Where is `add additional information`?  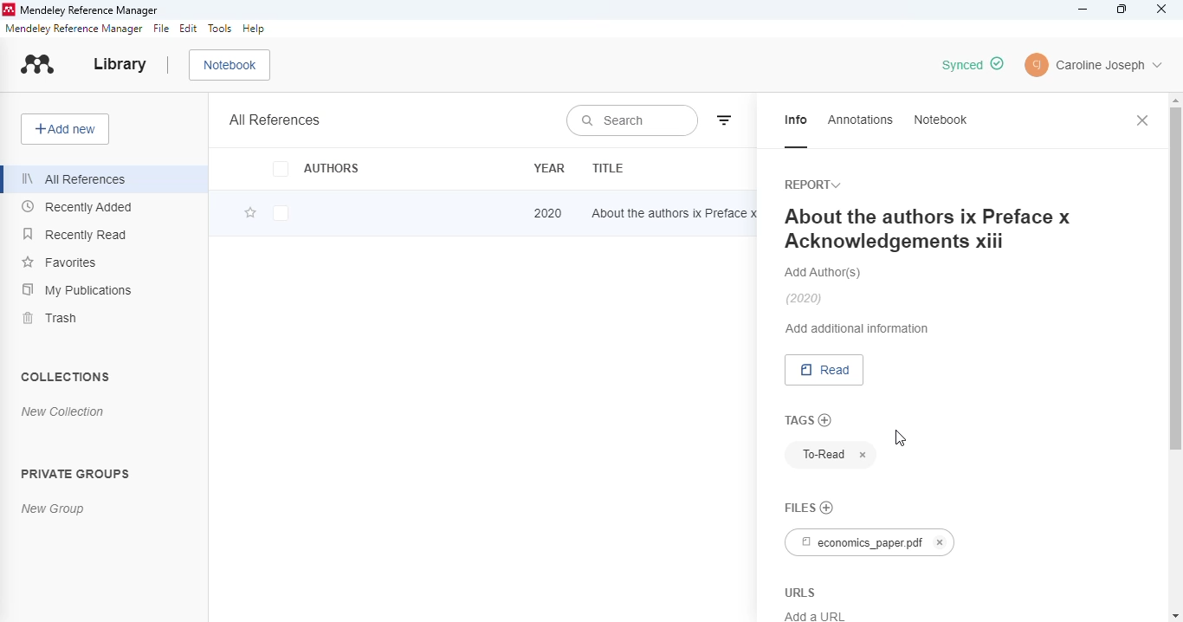
add additional information is located at coordinates (858, 328).